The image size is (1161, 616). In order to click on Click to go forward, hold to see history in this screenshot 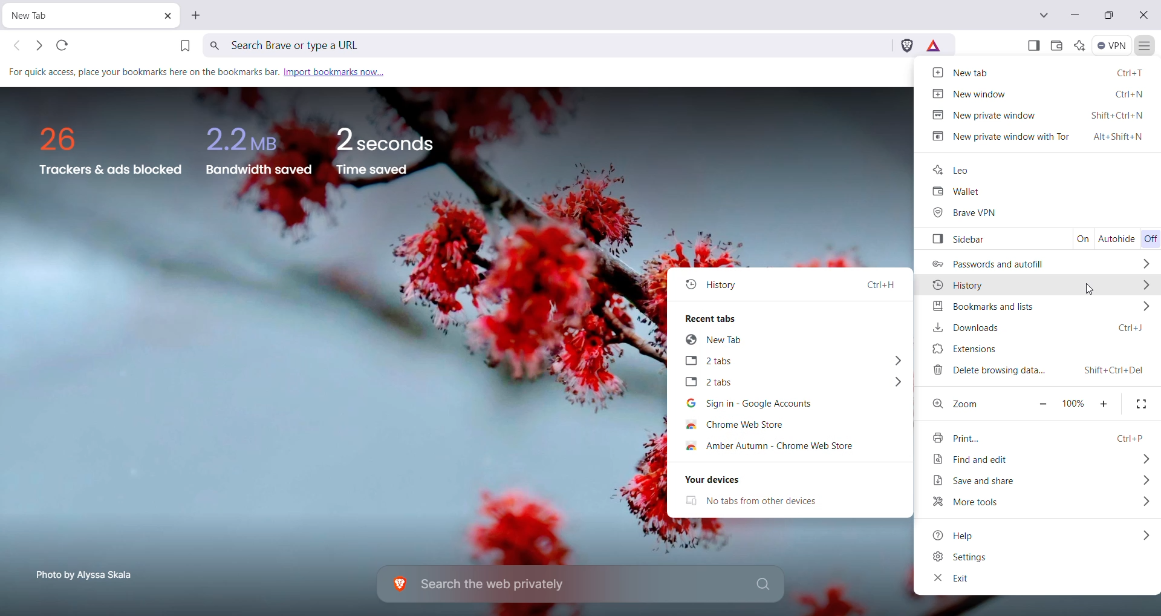, I will do `click(40, 46)`.